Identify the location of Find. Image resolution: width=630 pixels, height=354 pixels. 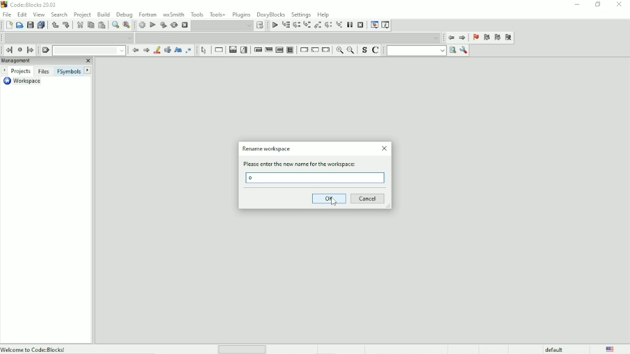
(114, 25).